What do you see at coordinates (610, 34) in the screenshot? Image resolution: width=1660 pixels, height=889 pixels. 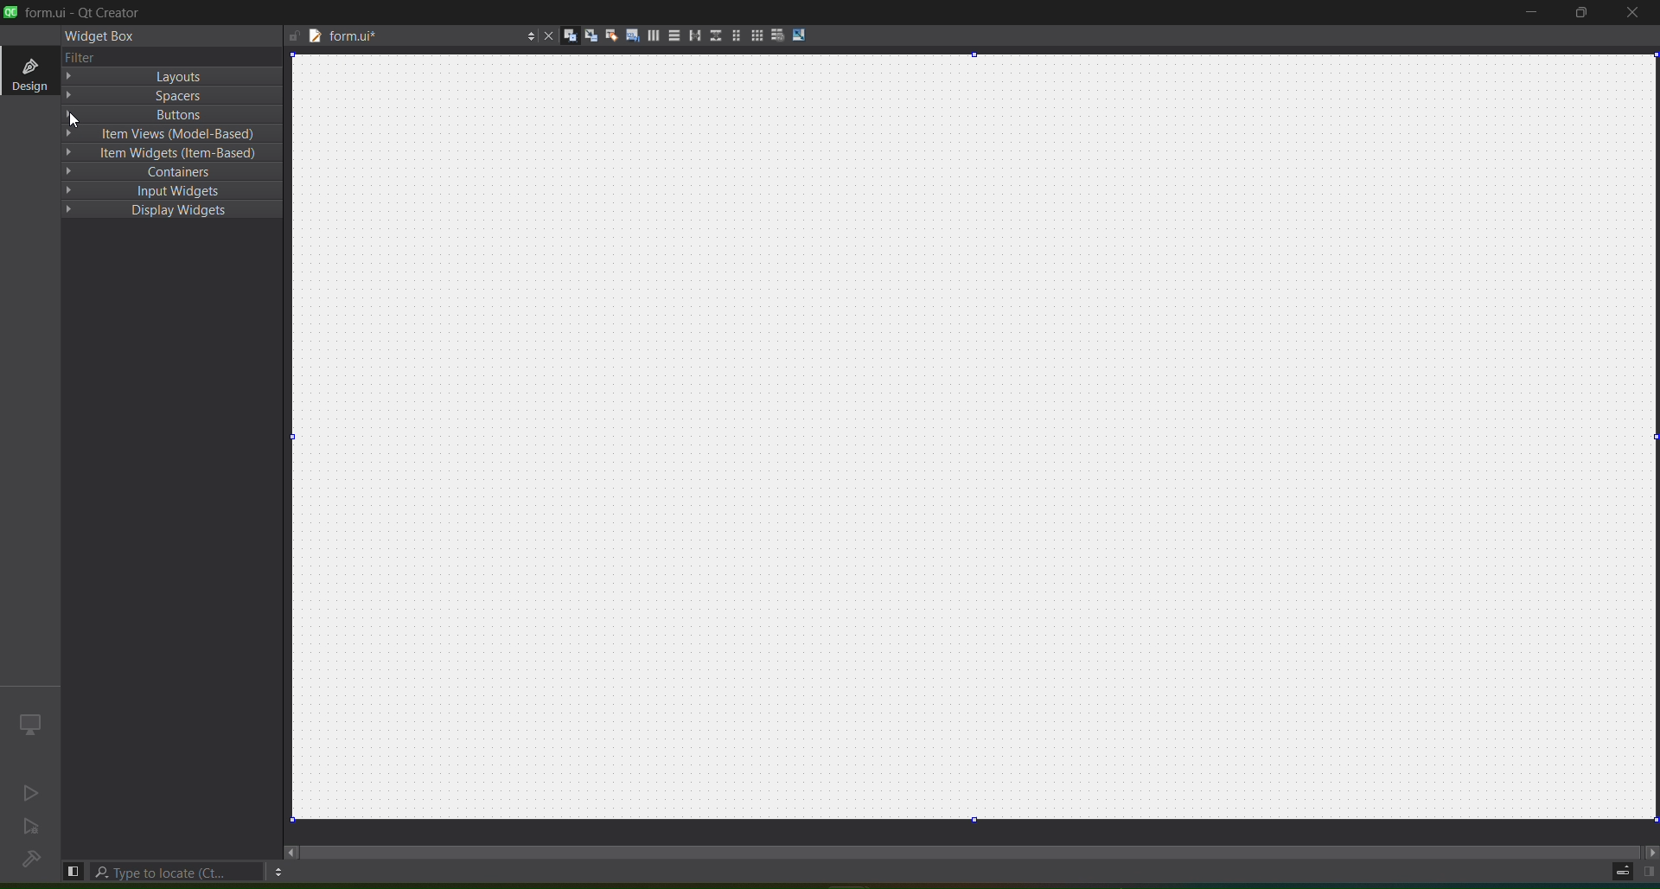 I see `edit buddies` at bounding box center [610, 34].